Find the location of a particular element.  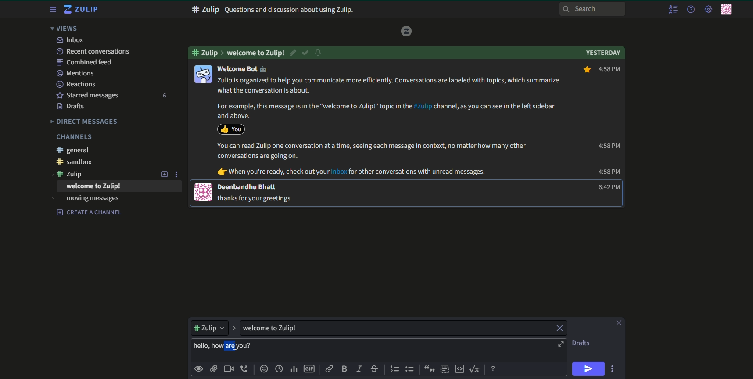

add voice call is located at coordinates (245, 369).